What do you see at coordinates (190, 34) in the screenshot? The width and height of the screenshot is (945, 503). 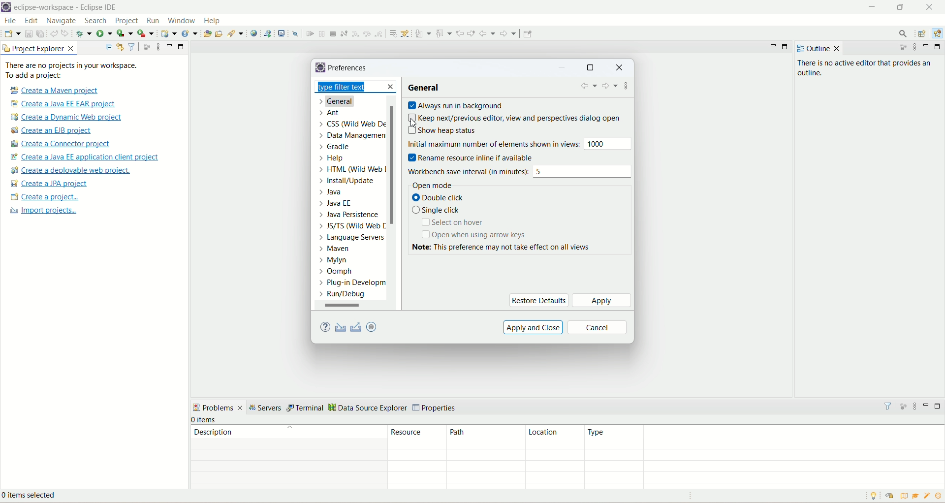 I see `create a new java servlet` at bounding box center [190, 34].